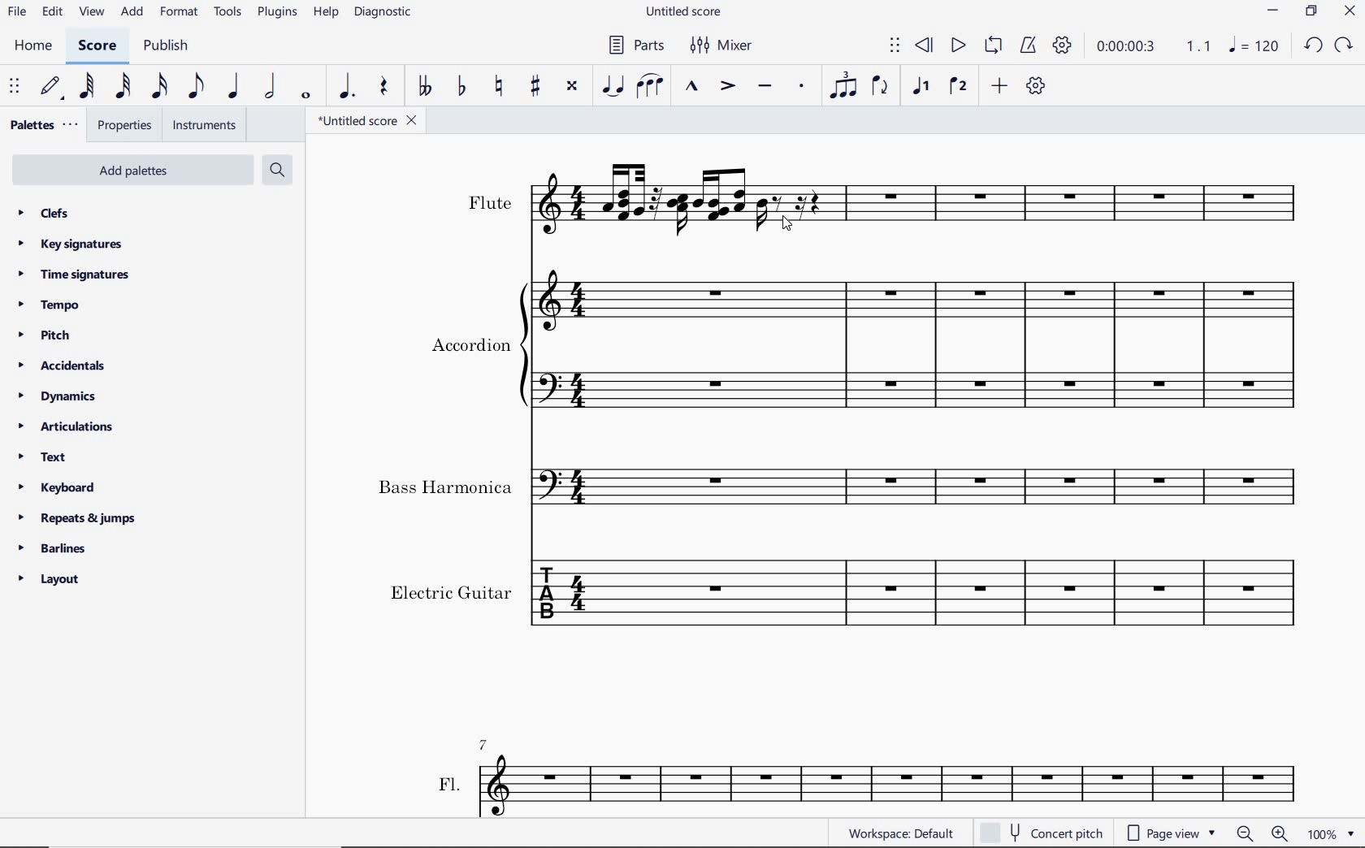 Image resolution: width=1365 pixels, height=848 pixels. Describe the element at coordinates (1311, 45) in the screenshot. I see `UNDO` at that location.